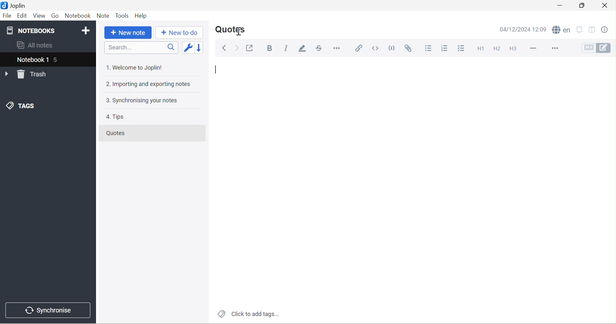  What do you see at coordinates (189, 47) in the screenshot?
I see `Toggle sort order field` at bounding box center [189, 47].